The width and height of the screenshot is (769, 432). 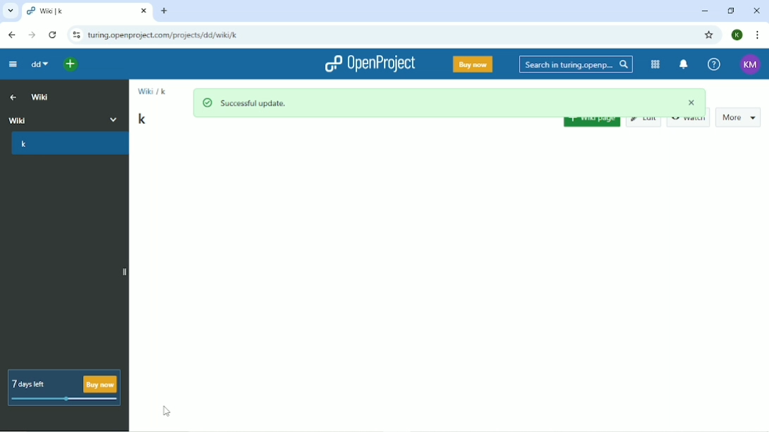 What do you see at coordinates (143, 9) in the screenshot?
I see `close` at bounding box center [143, 9].